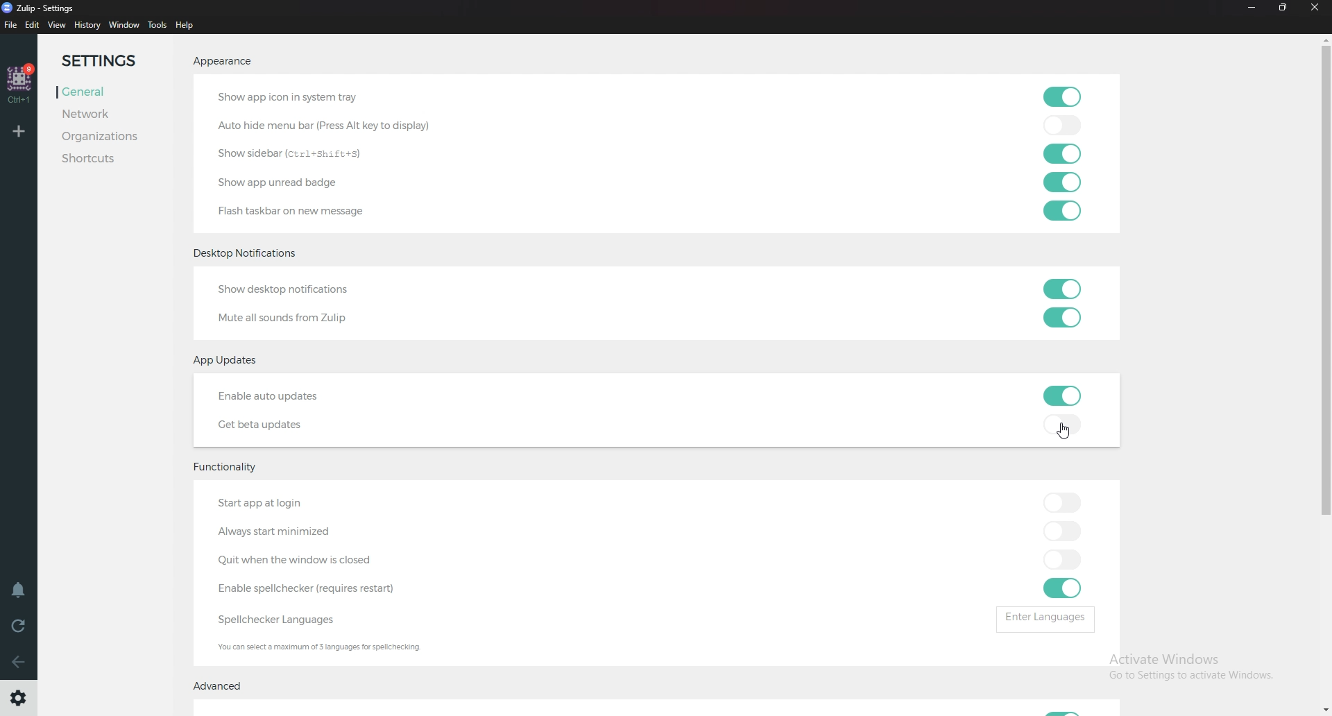  What do you see at coordinates (300, 398) in the screenshot?
I see `Enable auto updates` at bounding box center [300, 398].